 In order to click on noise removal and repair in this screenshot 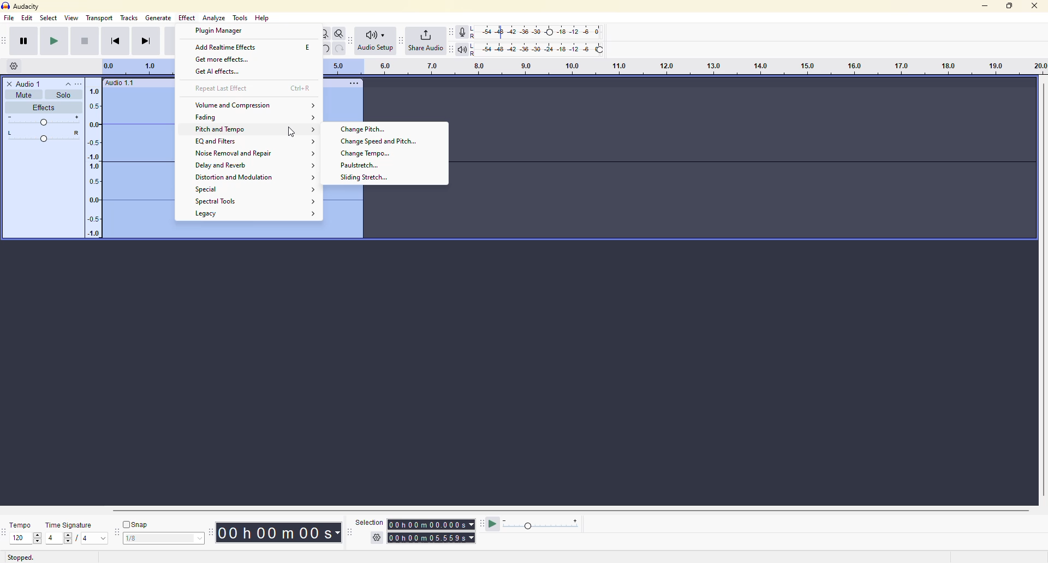, I will do `click(234, 153)`.